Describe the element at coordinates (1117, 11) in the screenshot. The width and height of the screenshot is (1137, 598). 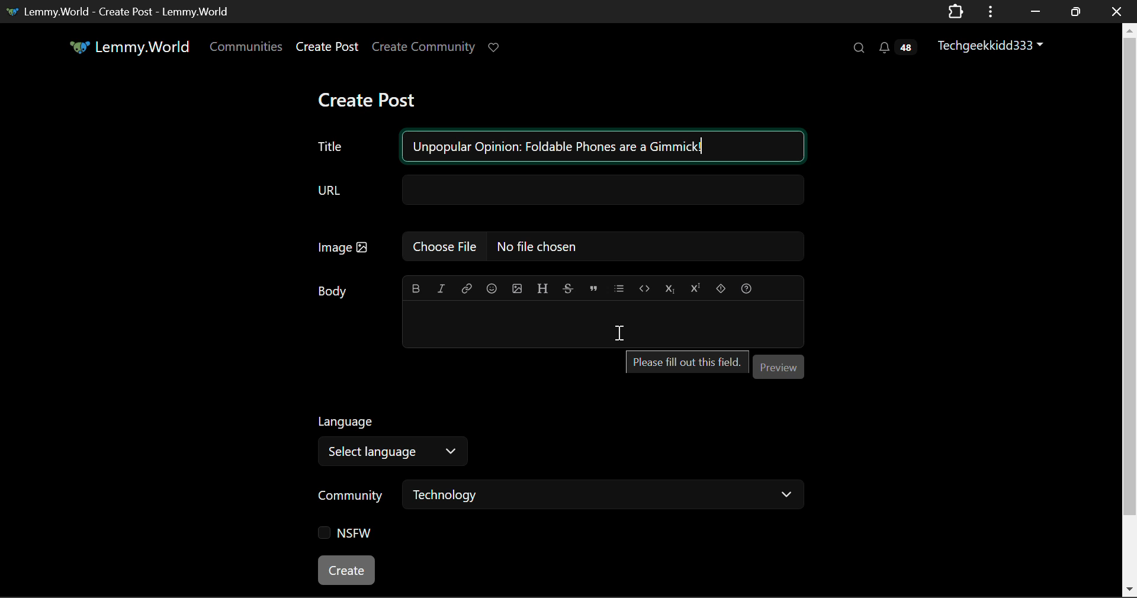
I see `Close Window` at that location.